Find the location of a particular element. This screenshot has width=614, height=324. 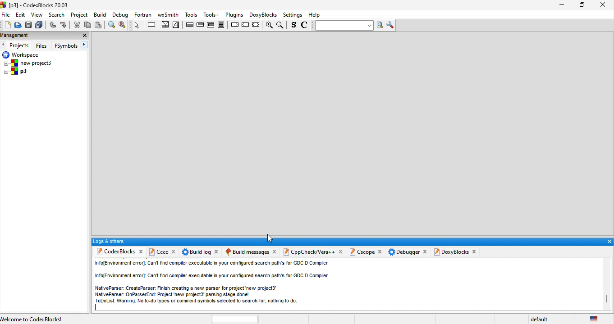

text to search is located at coordinates (343, 25).